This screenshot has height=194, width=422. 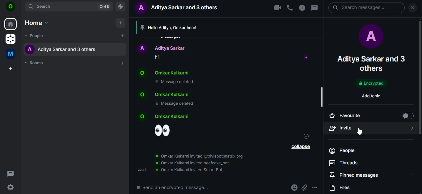 I want to click on bar, so click(x=323, y=98).